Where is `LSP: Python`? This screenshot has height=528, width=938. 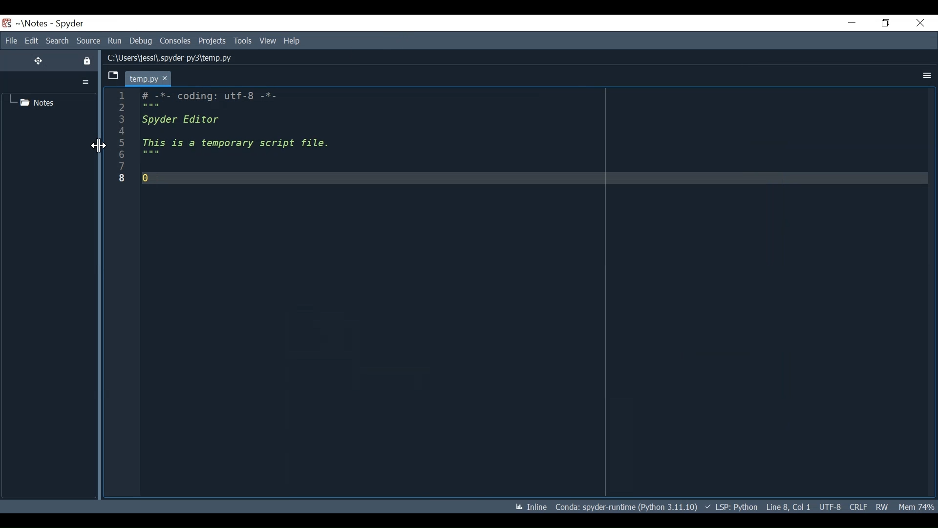 LSP: Python is located at coordinates (731, 507).